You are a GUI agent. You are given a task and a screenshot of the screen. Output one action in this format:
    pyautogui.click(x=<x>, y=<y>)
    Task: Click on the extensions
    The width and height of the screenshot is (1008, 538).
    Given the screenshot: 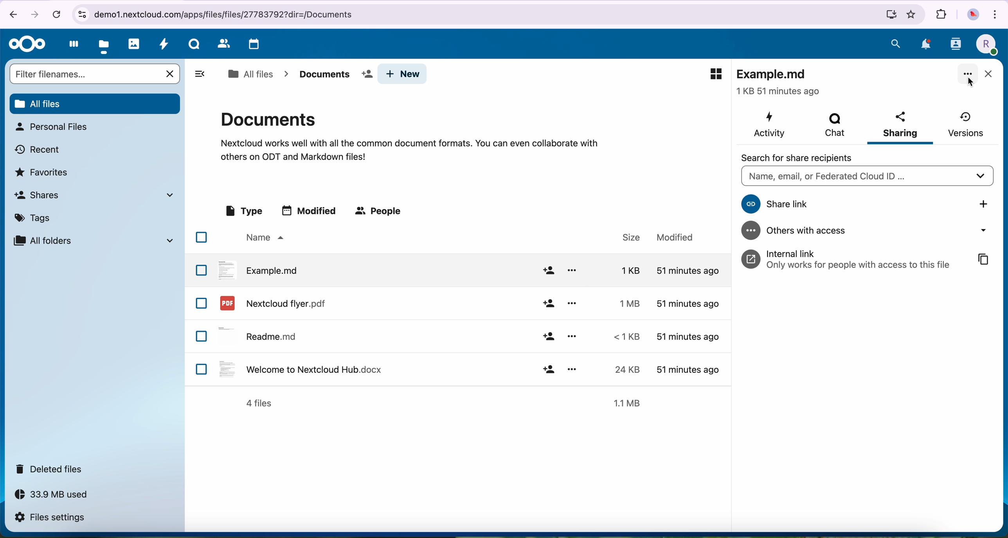 What is the action you would take?
    pyautogui.click(x=941, y=15)
    